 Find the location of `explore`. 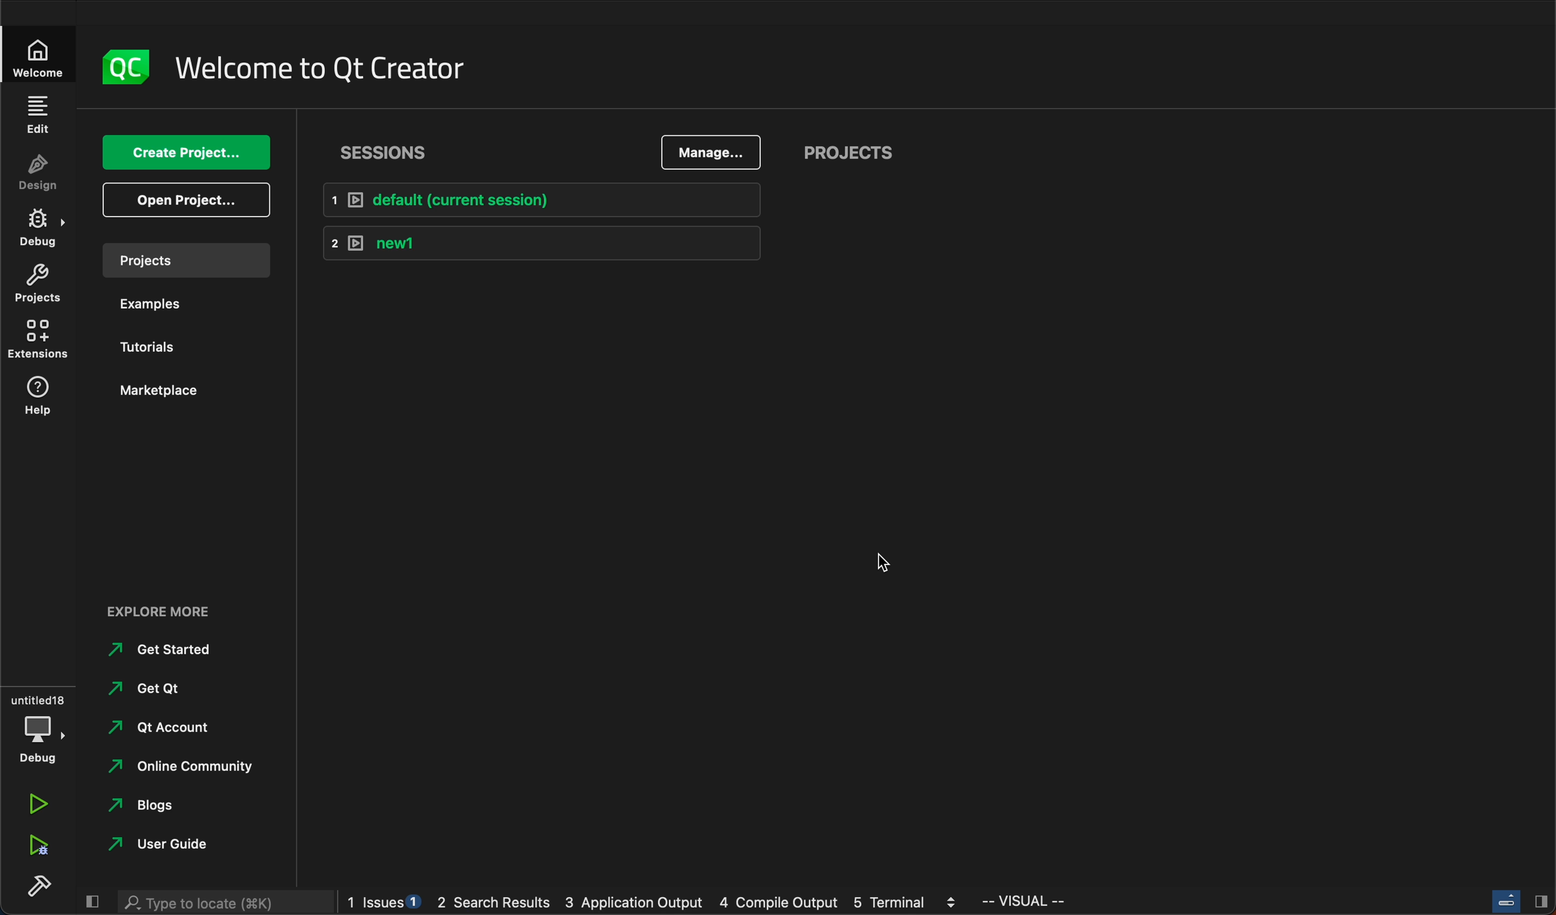

explore is located at coordinates (159, 606).